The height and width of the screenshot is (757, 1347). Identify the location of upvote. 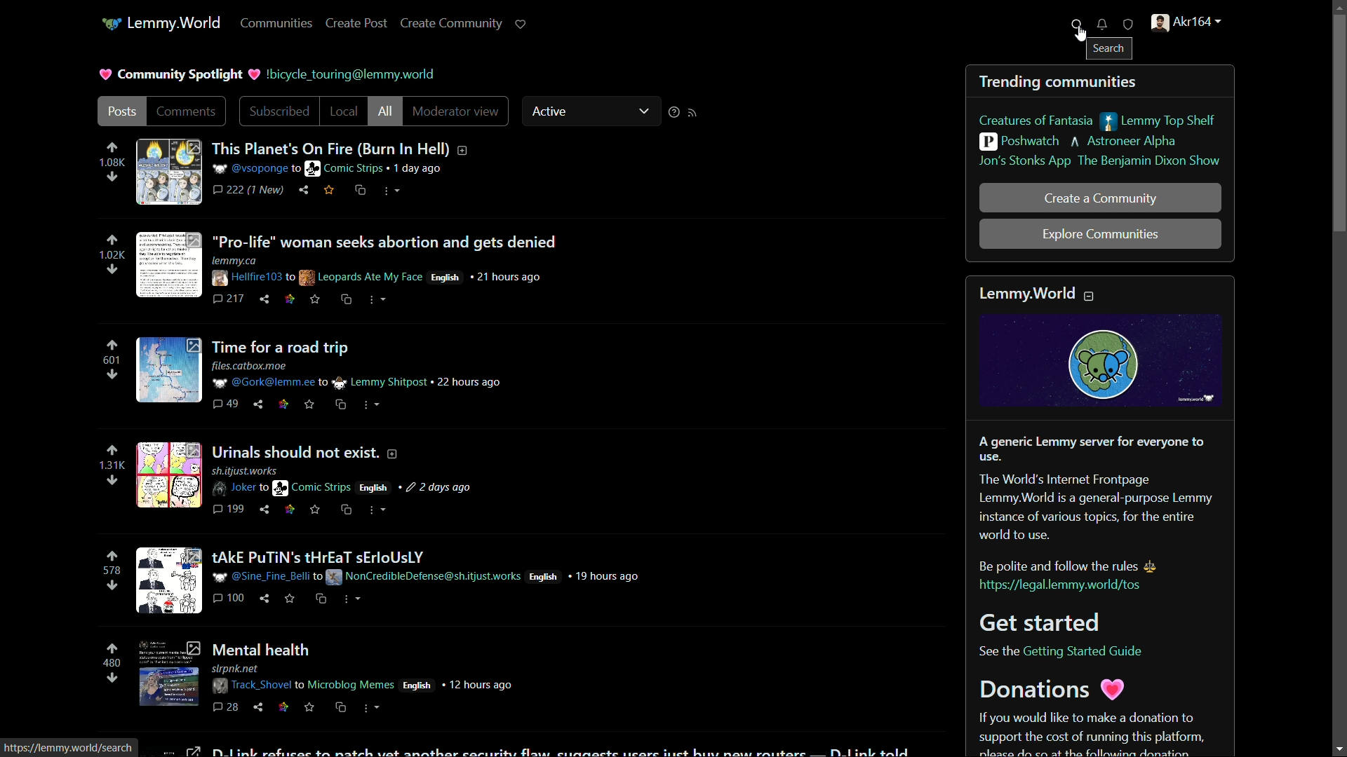
(113, 346).